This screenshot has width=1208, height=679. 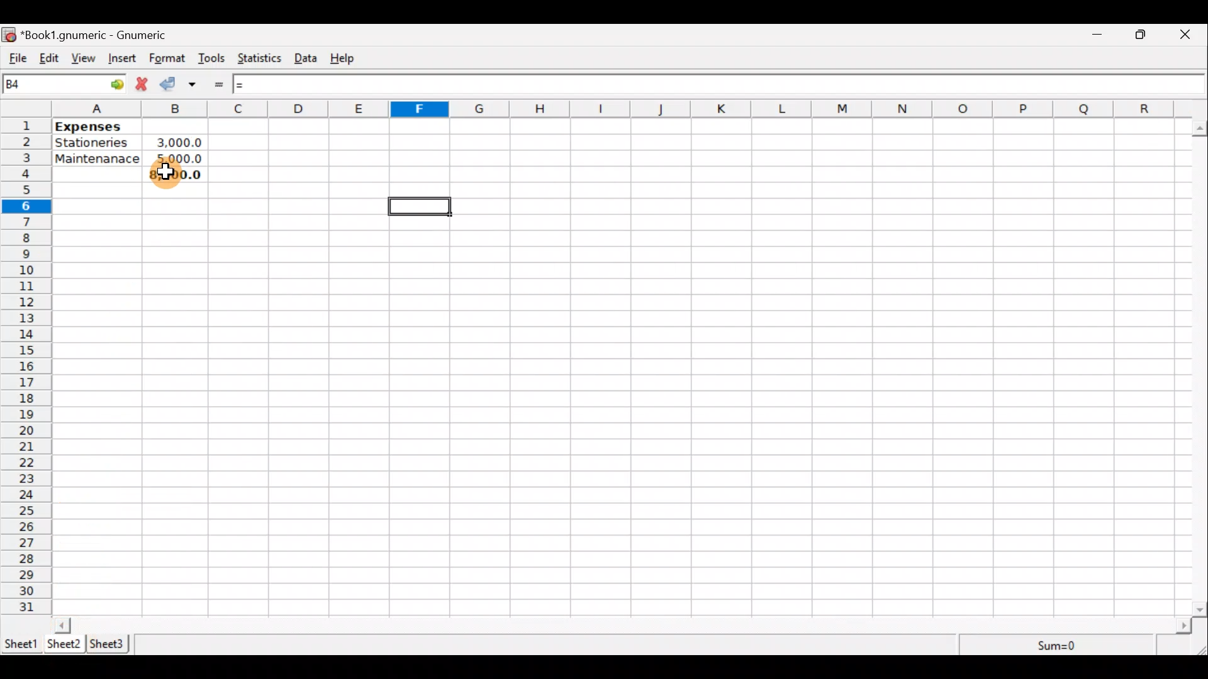 What do you see at coordinates (212, 59) in the screenshot?
I see `Tools` at bounding box center [212, 59].